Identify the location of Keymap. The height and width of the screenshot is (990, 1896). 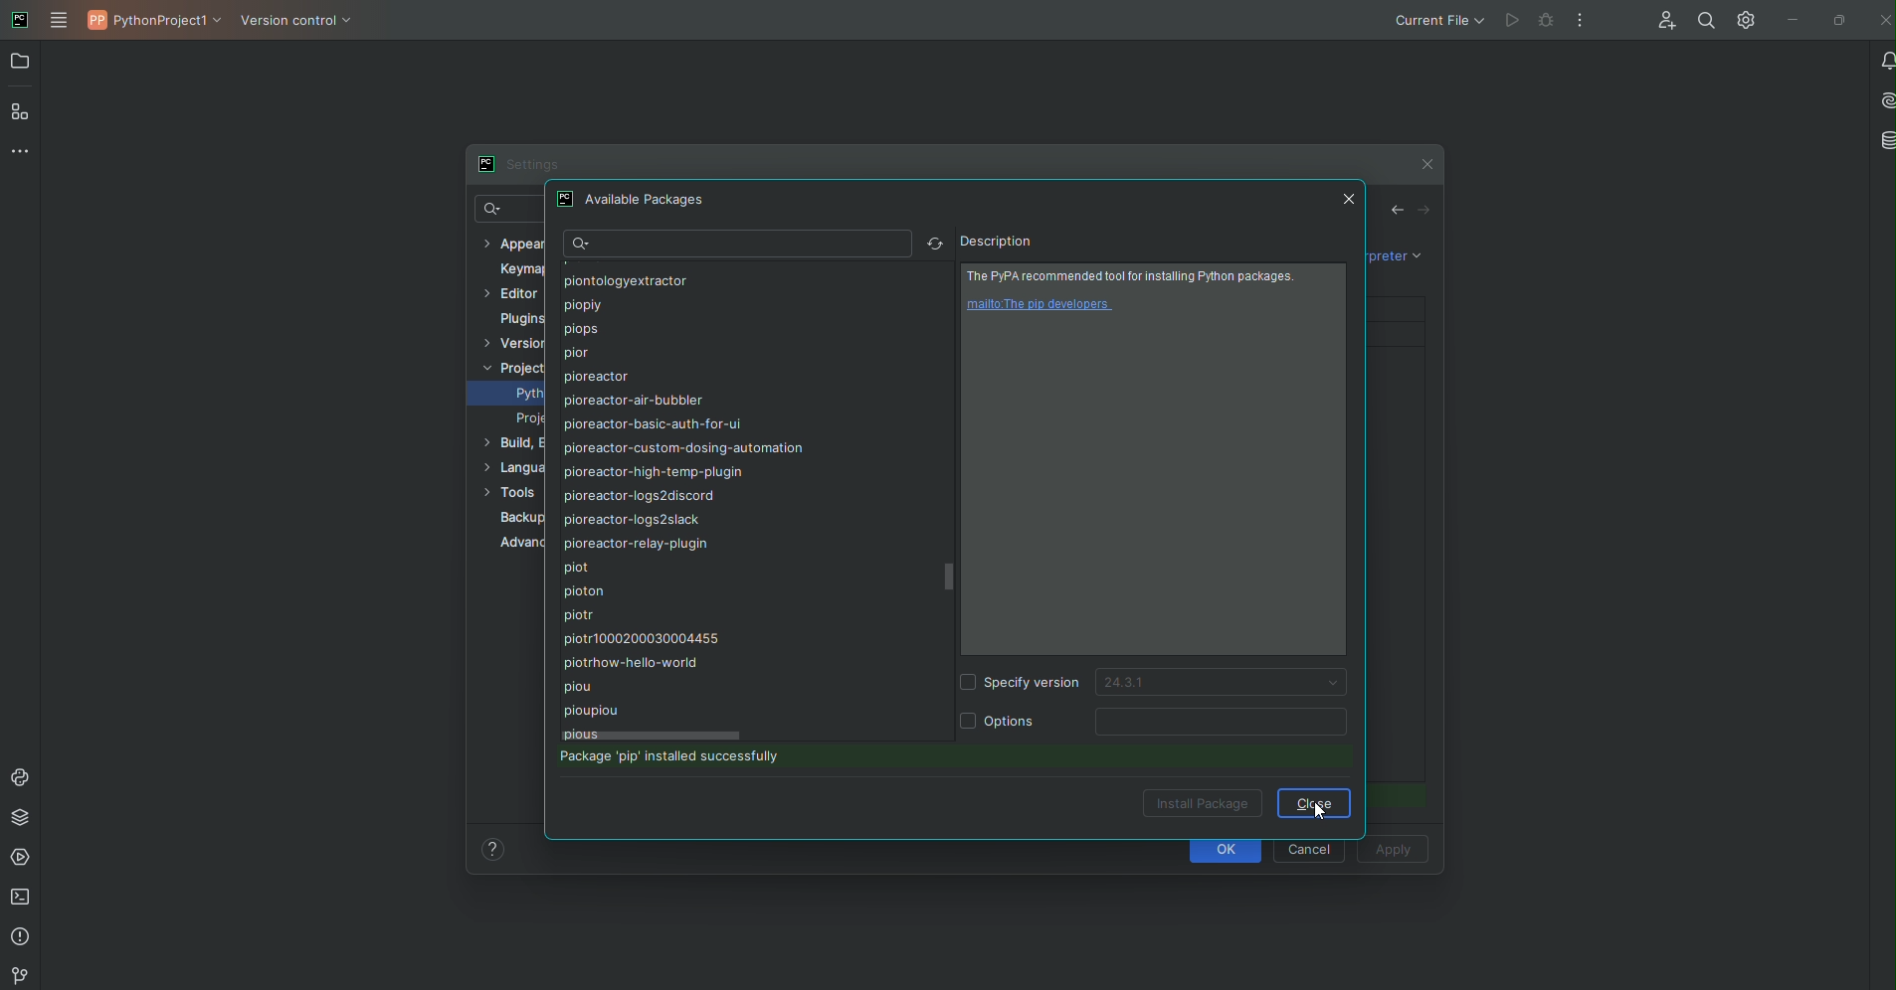
(522, 267).